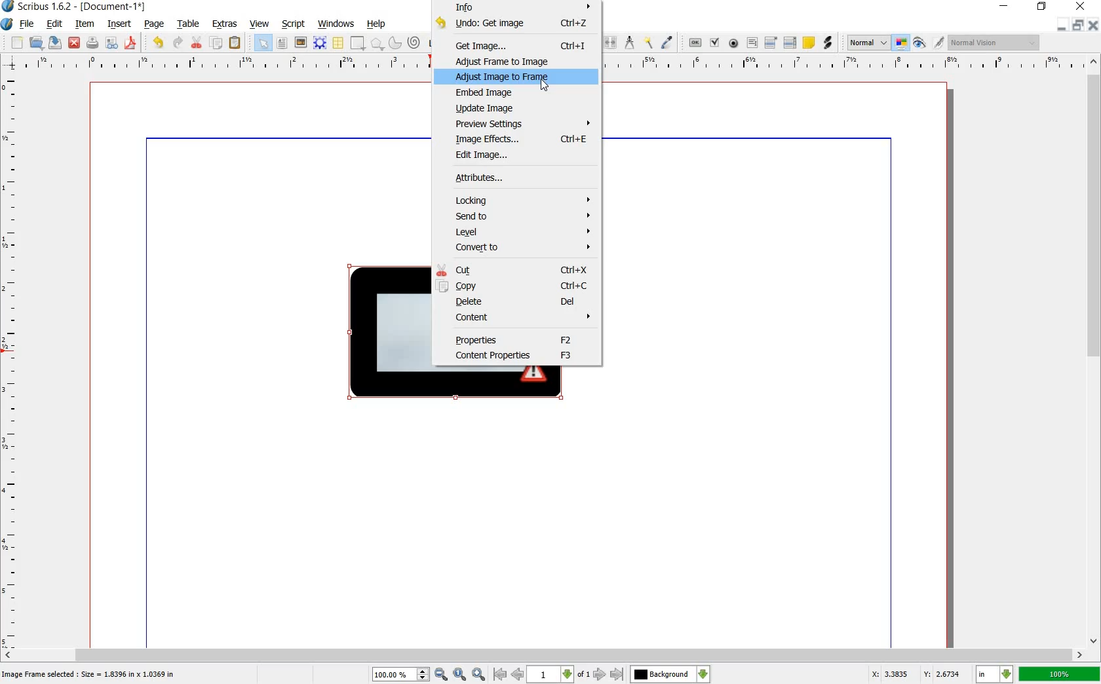  What do you see at coordinates (1042, 7) in the screenshot?
I see `restore` at bounding box center [1042, 7].